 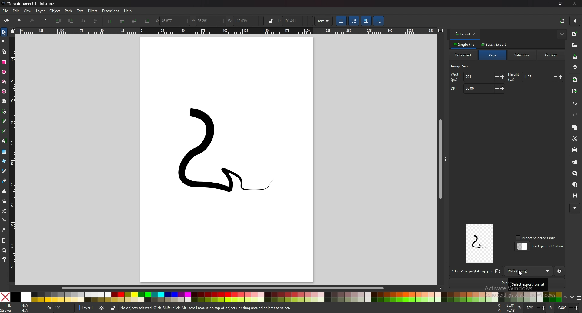 I want to click on object, so click(x=55, y=11).